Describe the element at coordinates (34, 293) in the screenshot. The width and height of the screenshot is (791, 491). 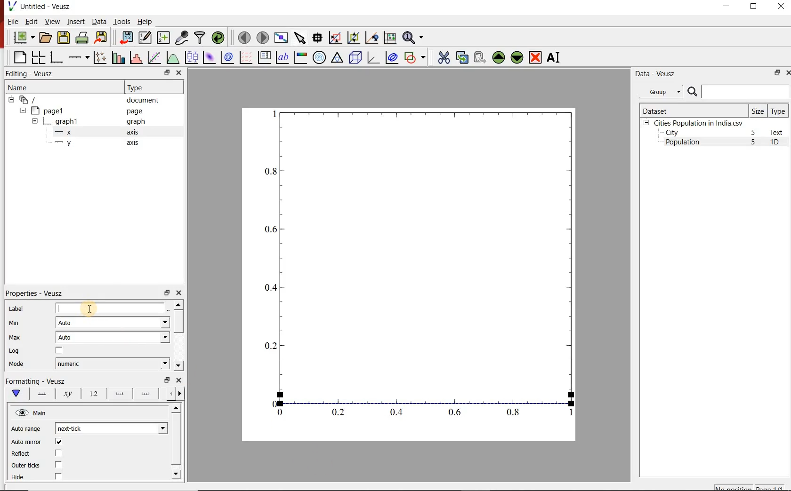
I see `Properties - Veusz` at that location.